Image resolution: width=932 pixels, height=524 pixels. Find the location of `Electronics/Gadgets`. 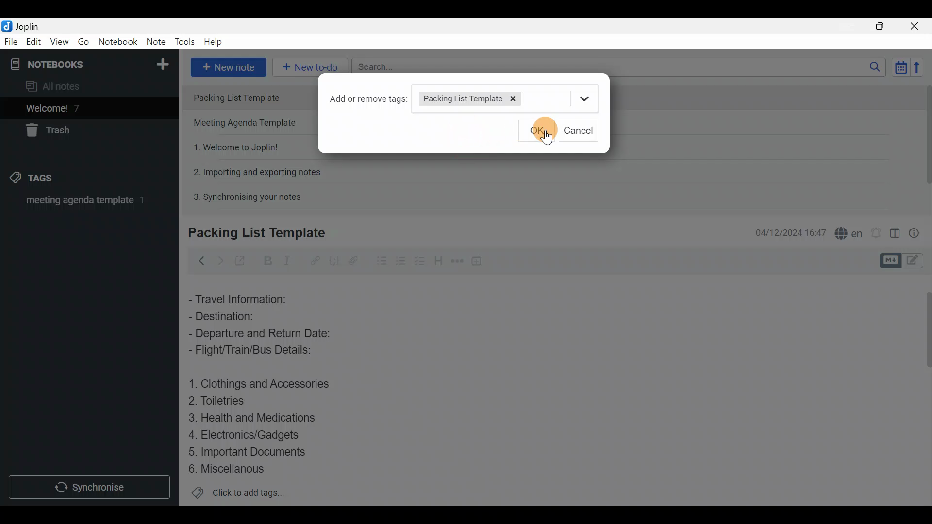

Electronics/Gadgets is located at coordinates (248, 434).